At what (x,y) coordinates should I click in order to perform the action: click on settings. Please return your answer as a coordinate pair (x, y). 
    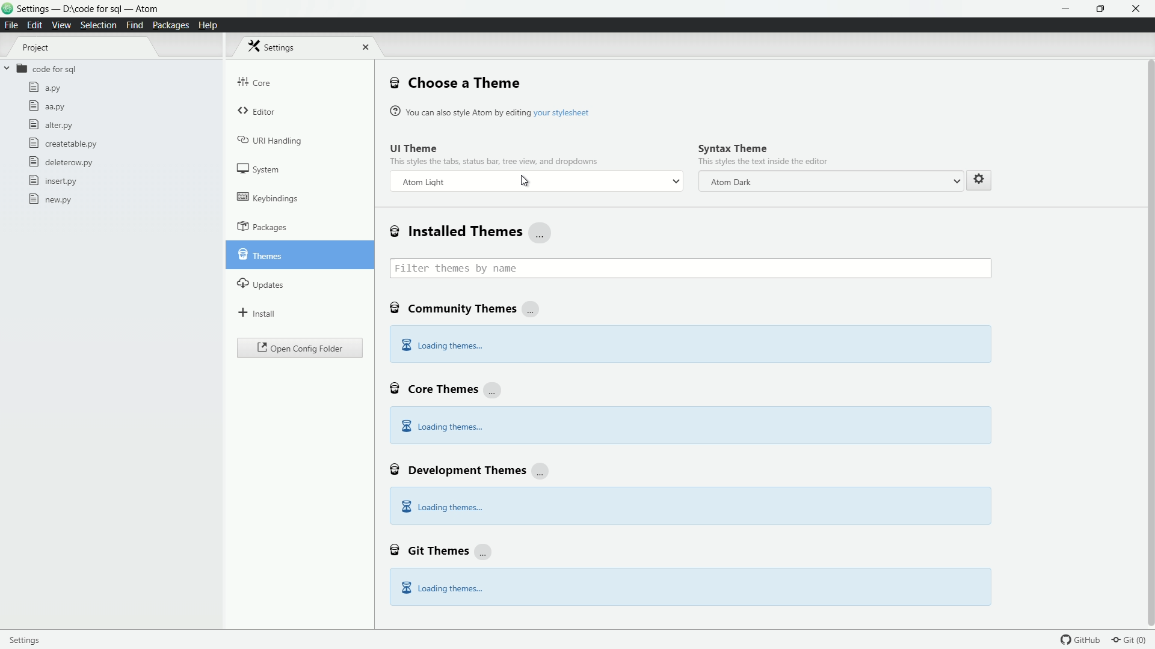
    Looking at the image, I should click on (978, 178).